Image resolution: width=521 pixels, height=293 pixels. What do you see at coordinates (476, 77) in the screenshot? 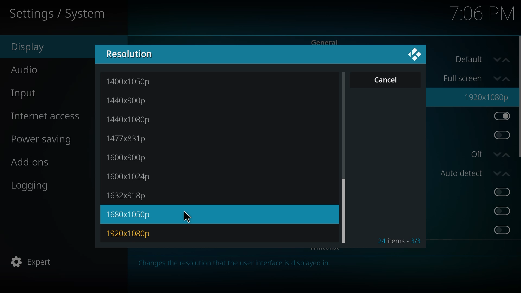
I see `fullscreen` at bounding box center [476, 77].